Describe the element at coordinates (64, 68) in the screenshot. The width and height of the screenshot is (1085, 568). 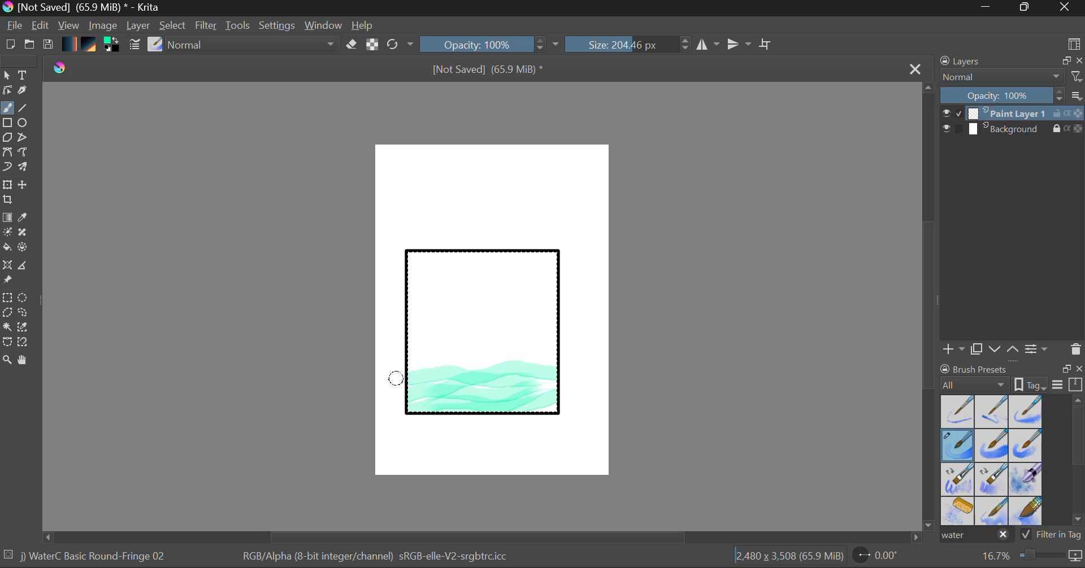
I see `logo` at that location.